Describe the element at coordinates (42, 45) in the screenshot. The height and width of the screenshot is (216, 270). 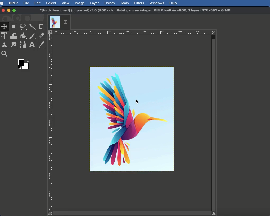
I see `Color picker` at that location.